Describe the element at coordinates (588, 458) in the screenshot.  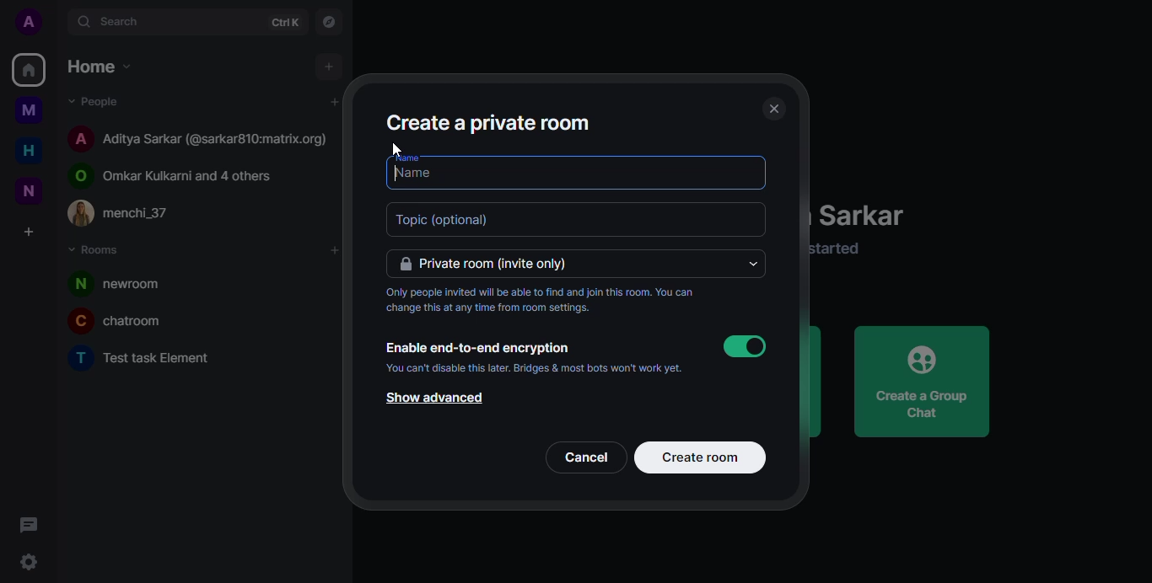
I see `cancel` at that location.